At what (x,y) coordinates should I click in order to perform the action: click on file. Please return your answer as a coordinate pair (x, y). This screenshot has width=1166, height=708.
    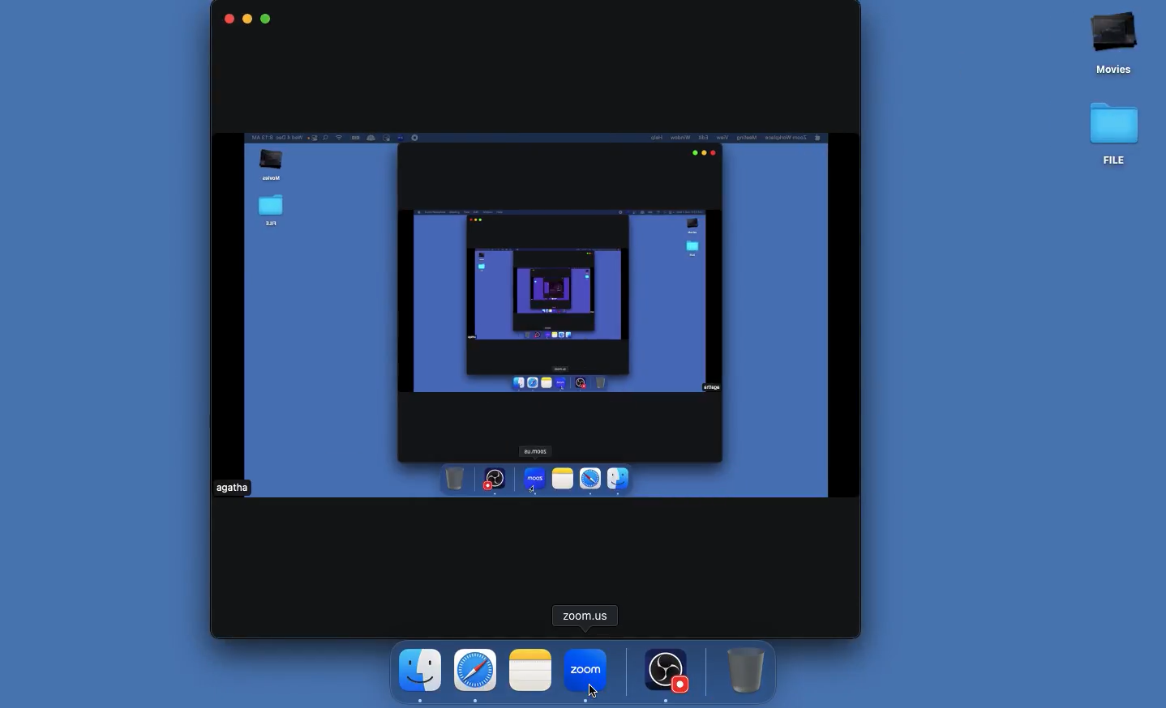
    Looking at the image, I should click on (1117, 137).